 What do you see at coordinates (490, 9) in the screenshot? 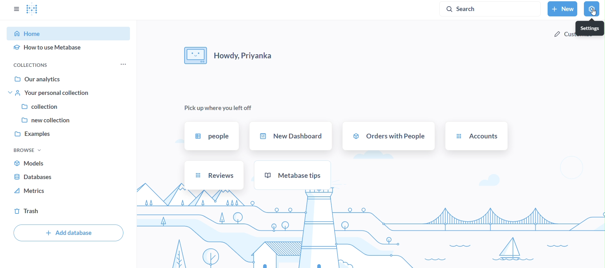
I see `search` at bounding box center [490, 9].